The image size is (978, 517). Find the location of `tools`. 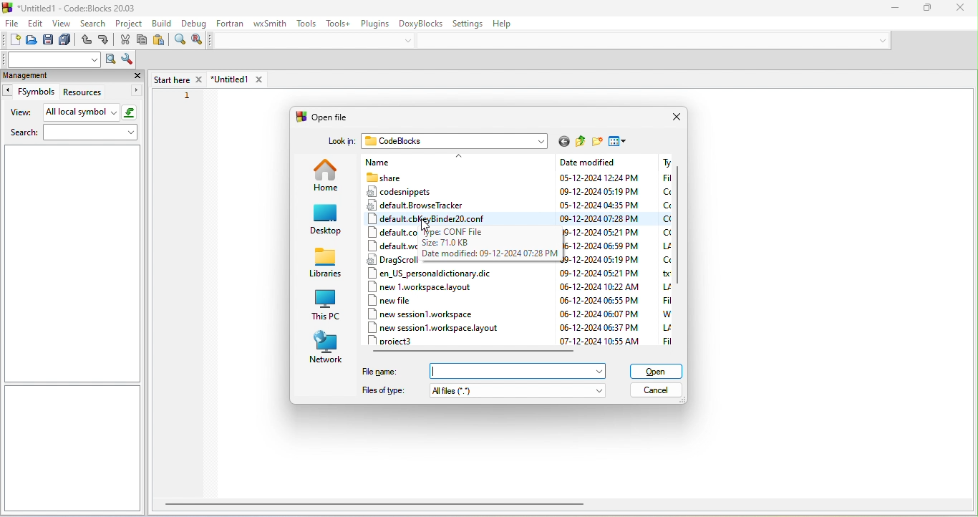

tools is located at coordinates (305, 24).